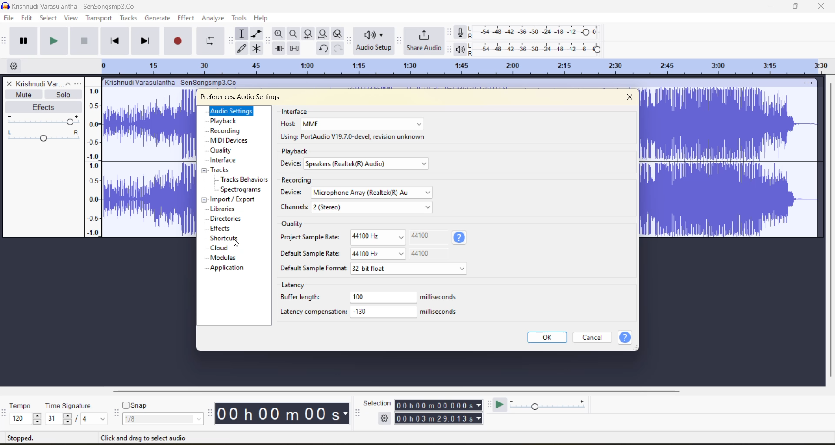 Image resolution: width=835 pixels, height=445 pixels. I want to click on horizontal scroll bar, so click(402, 389).